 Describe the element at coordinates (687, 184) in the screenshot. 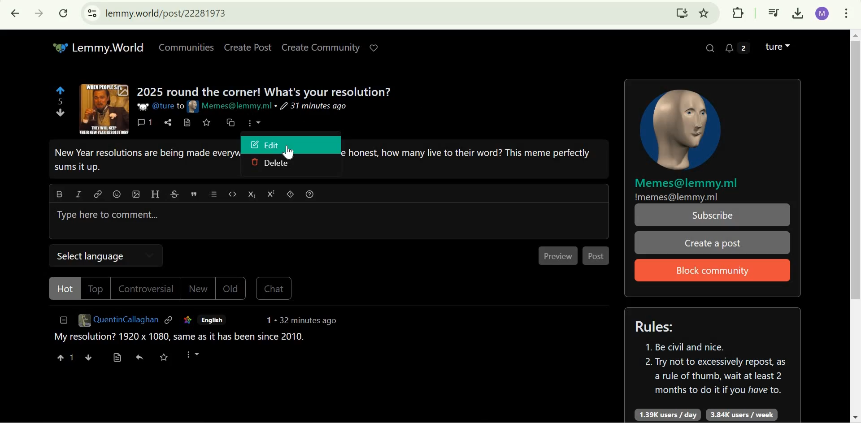

I see `Memes@lemmy.ml` at that location.